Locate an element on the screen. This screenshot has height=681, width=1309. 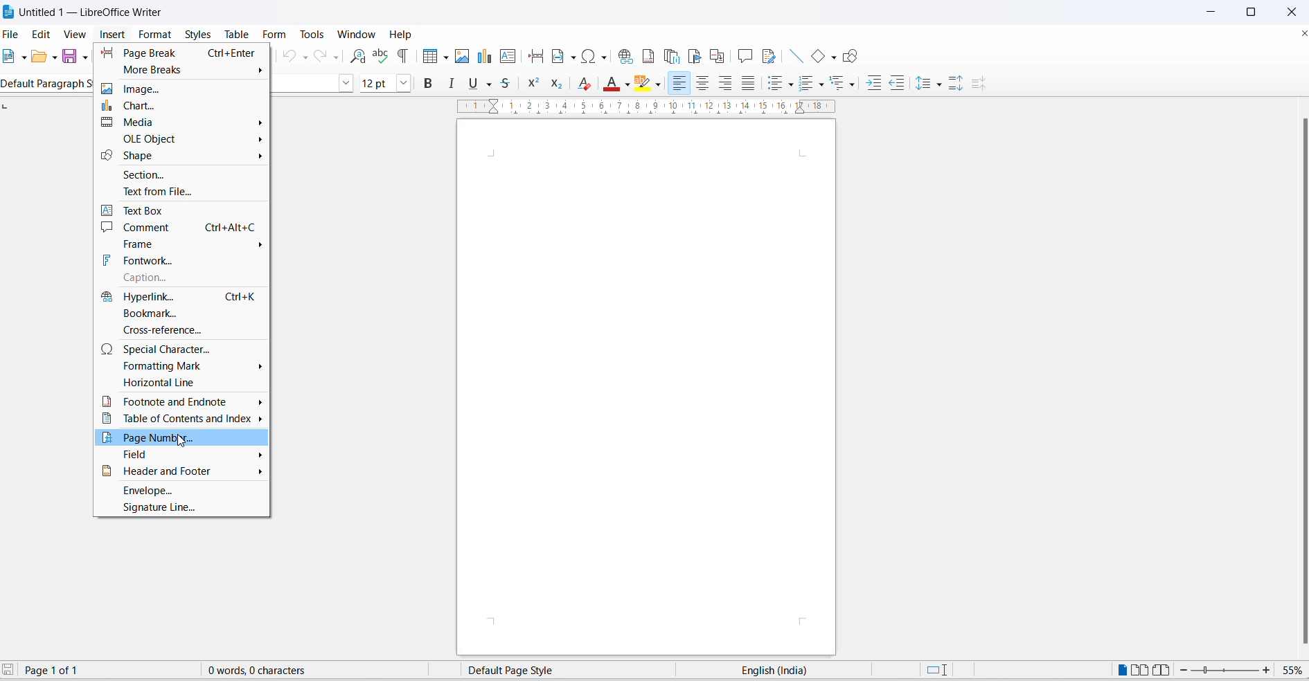
caption is located at coordinates (181, 279).